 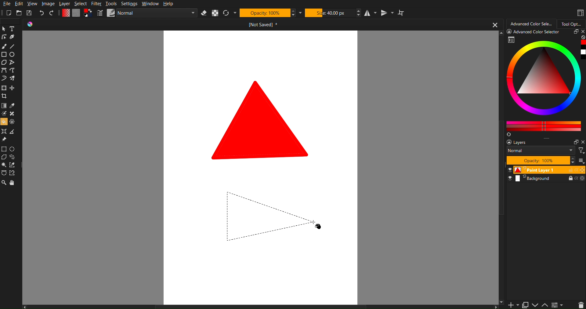 I want to click on Redo, so click(x=53, y=13).